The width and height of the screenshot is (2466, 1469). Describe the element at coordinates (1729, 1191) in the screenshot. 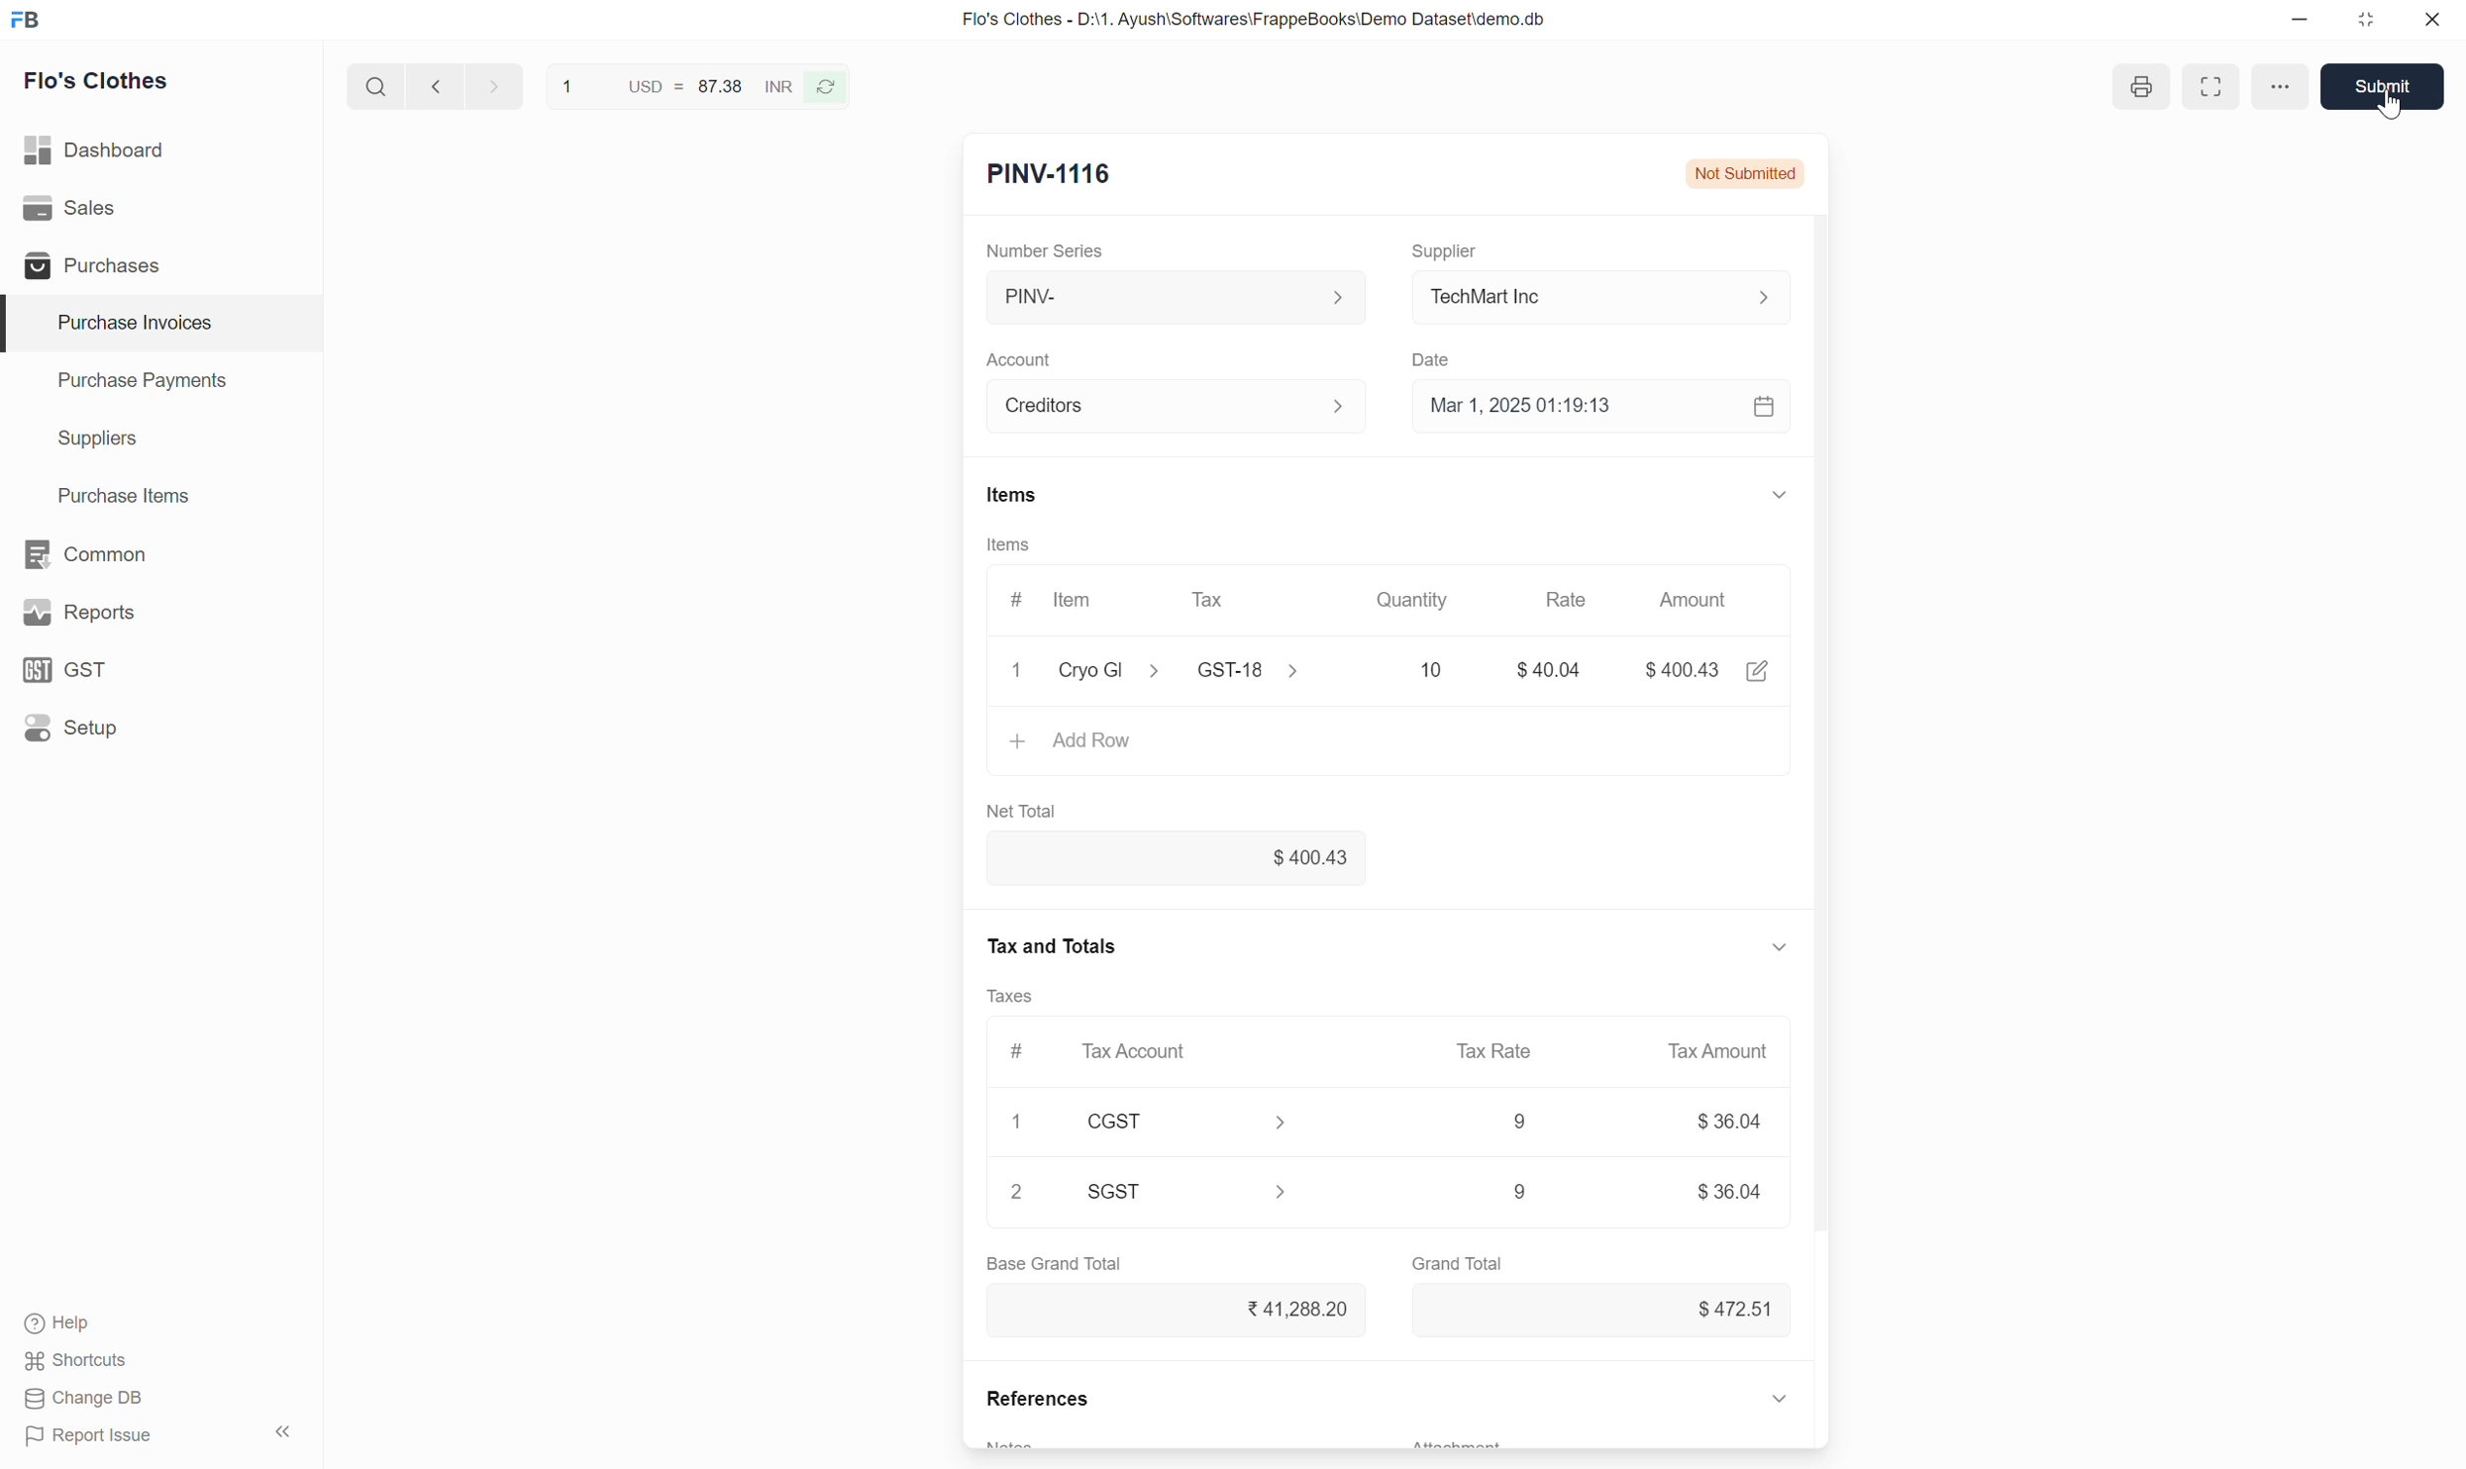

I see `9 $3.60` at that location.